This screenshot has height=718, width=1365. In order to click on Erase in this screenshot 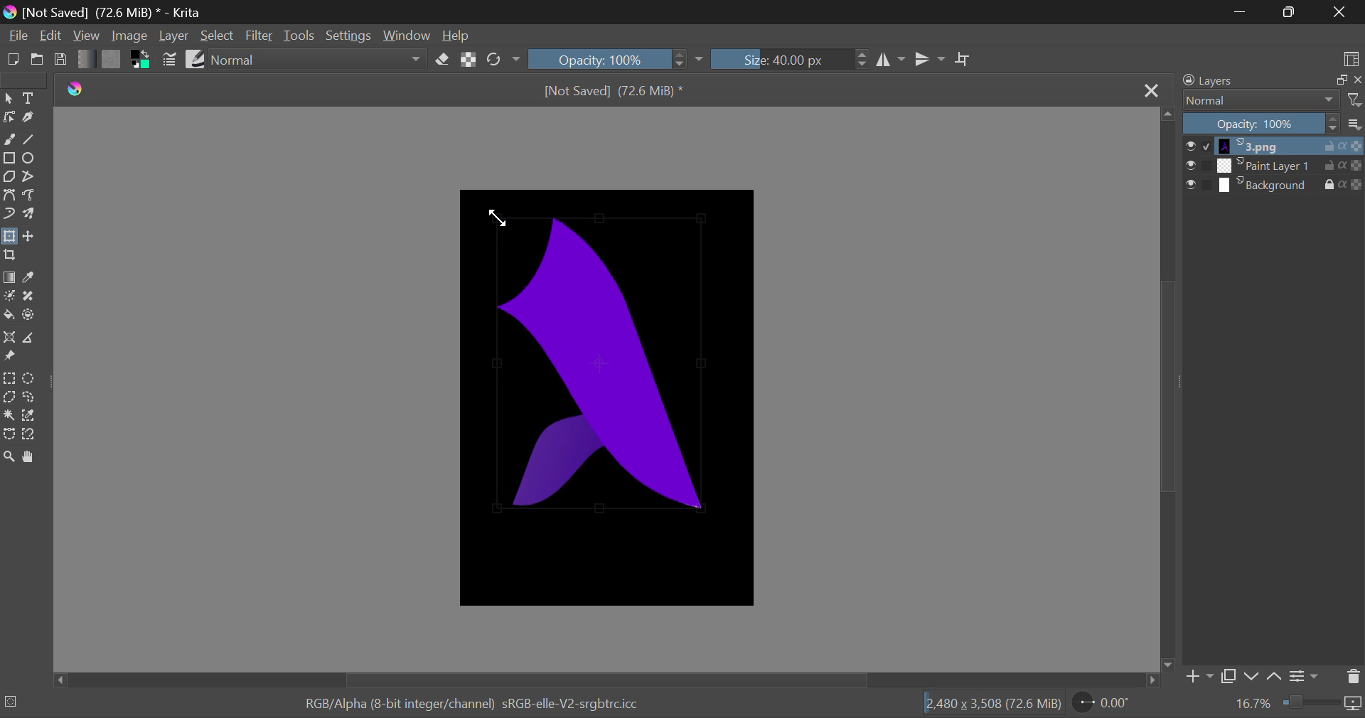, I will do `click(443, 60)`.